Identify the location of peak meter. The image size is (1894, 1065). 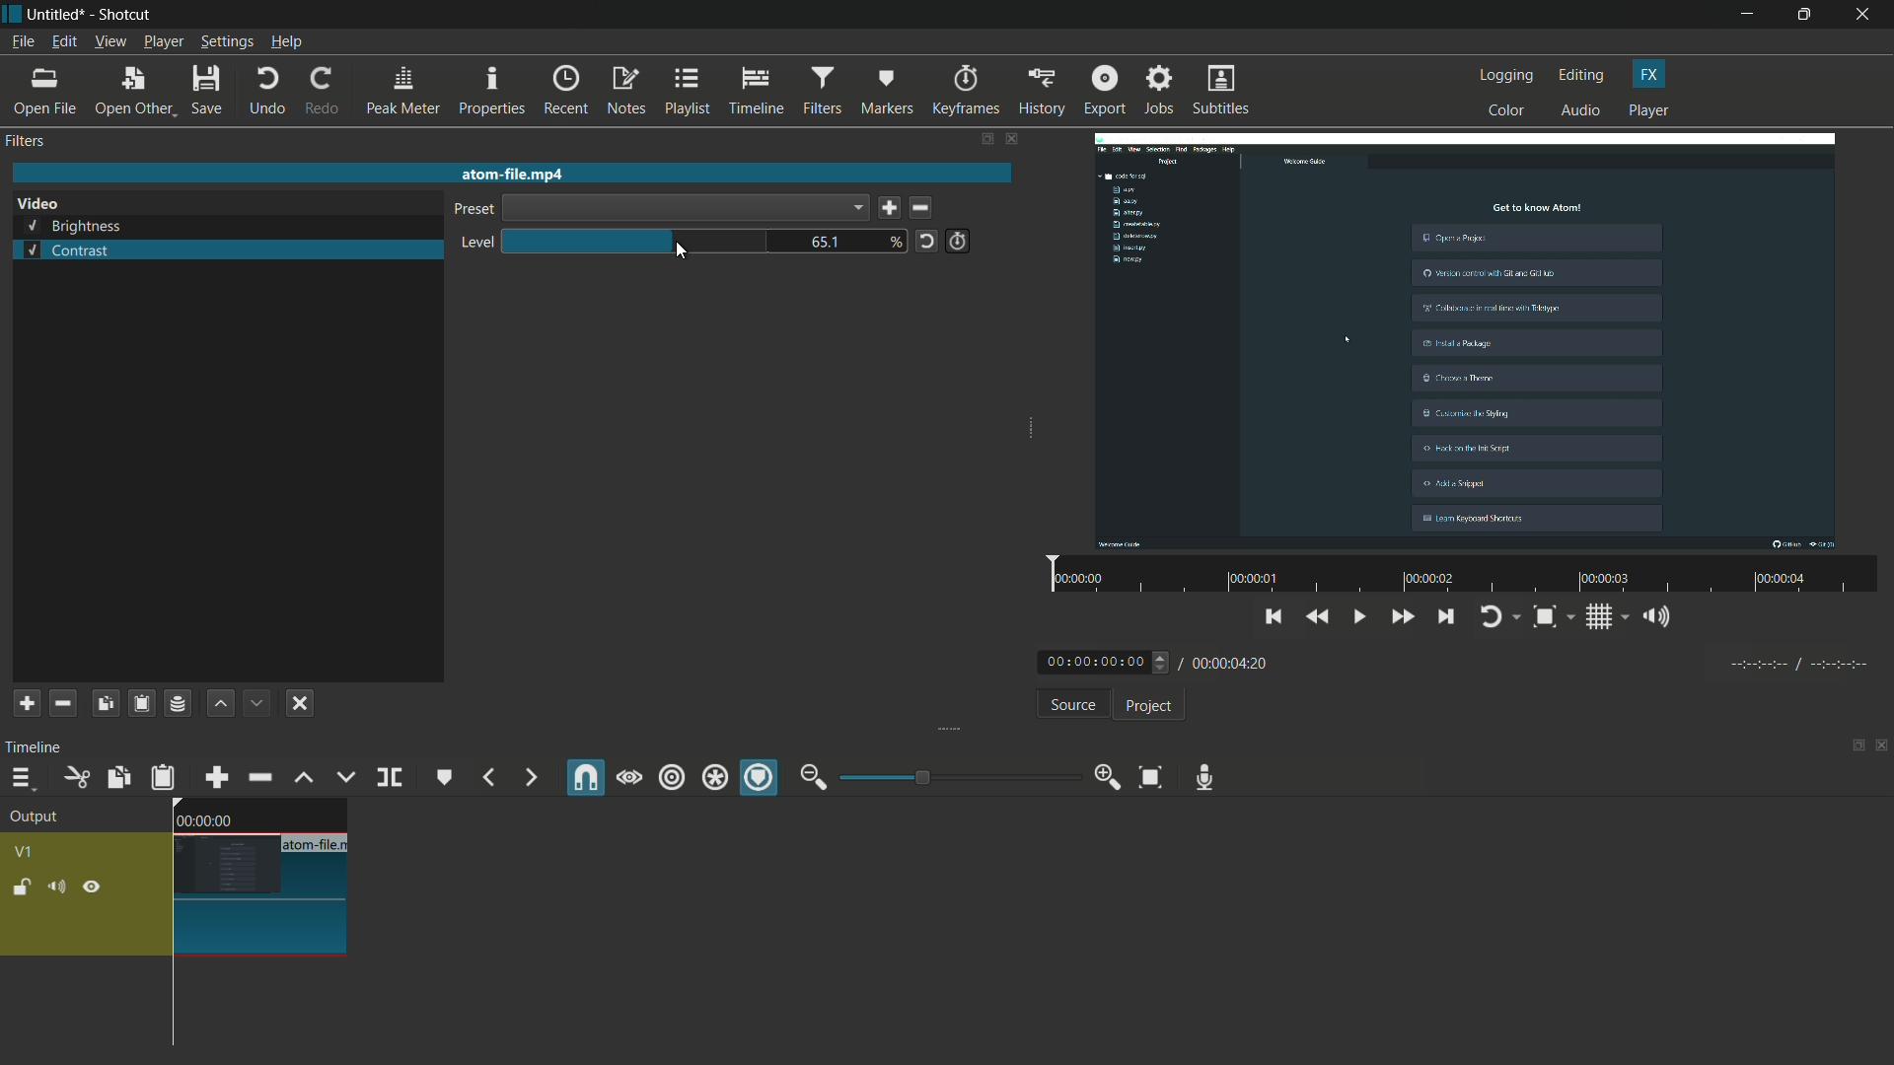
(402, 91).